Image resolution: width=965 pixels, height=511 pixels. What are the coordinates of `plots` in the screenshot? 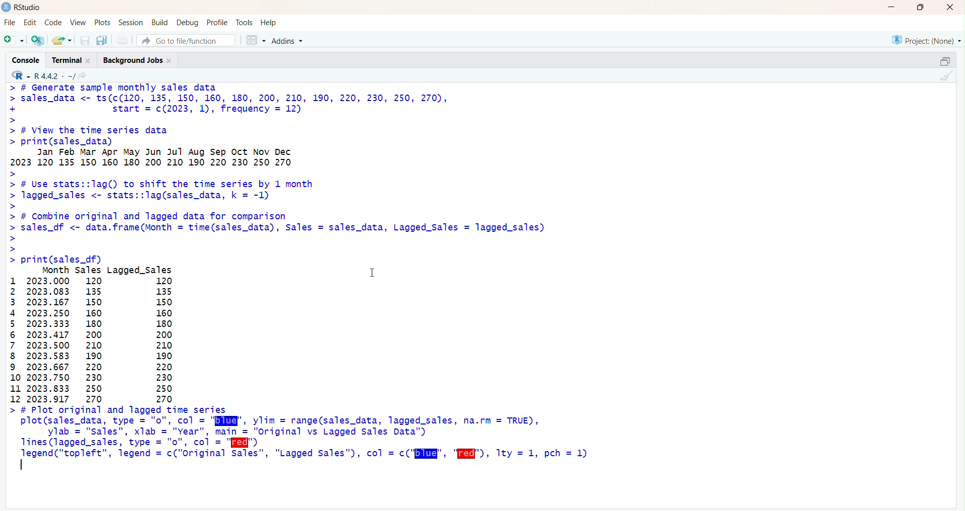 It's located at (104, 22).